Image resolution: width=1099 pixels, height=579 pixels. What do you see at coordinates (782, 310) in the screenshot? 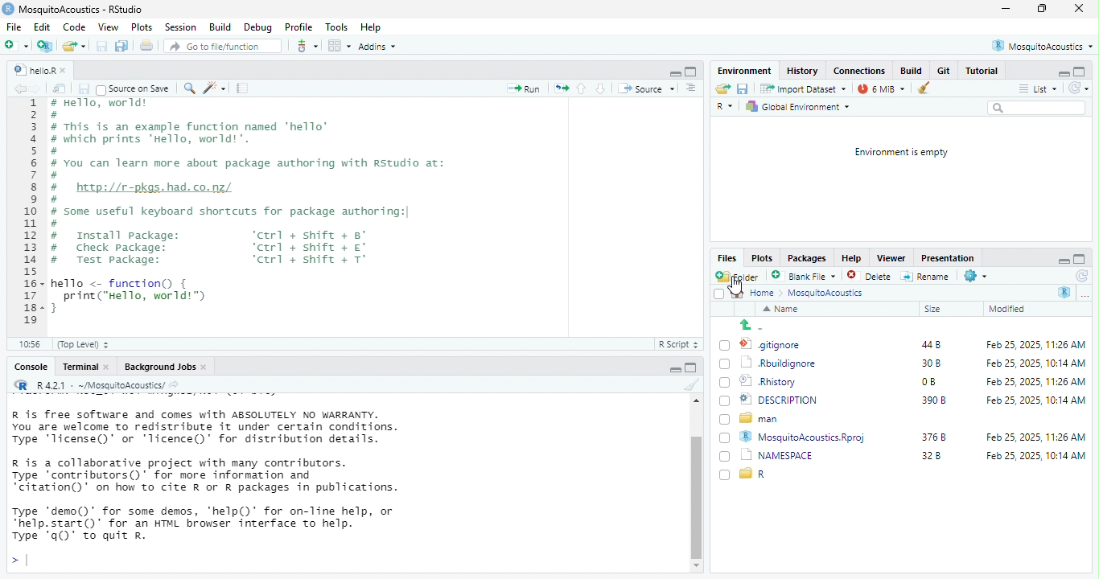
I see `name` at bounding box center [782, 310].